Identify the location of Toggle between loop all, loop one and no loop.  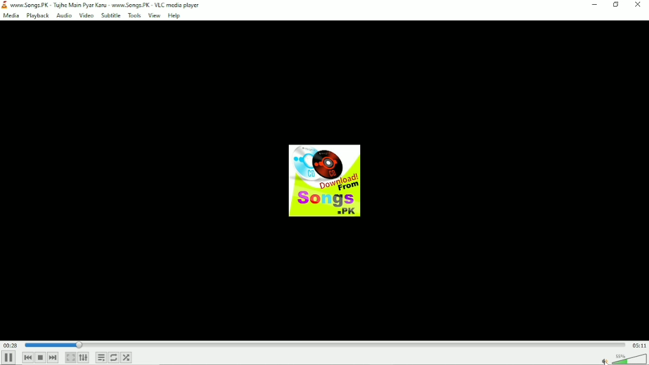
(114, 357).